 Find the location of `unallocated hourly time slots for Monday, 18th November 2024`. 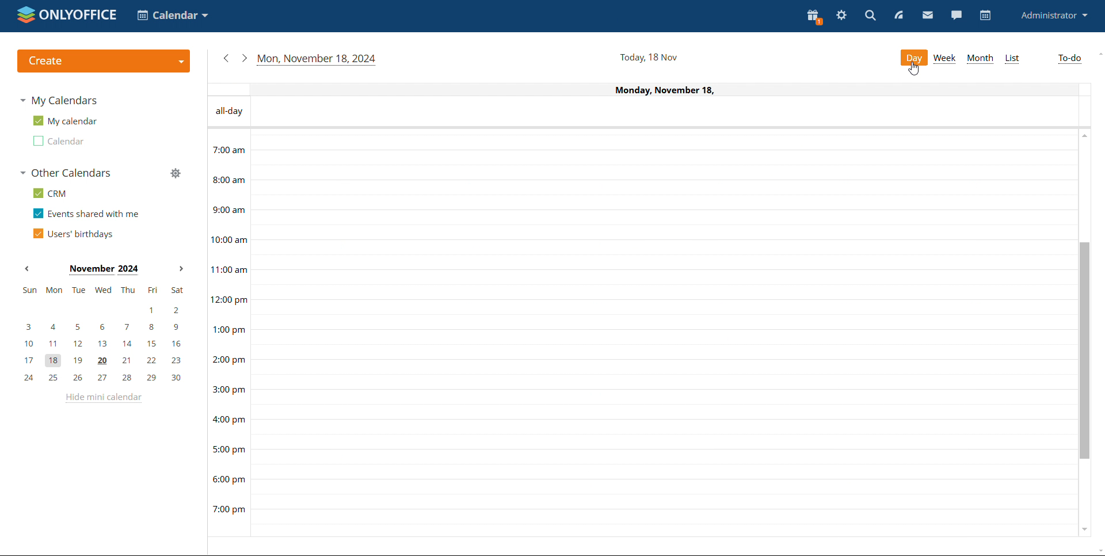

unallocated hourly time slots for Monday, 18th November 2024 is located at coordinates (665, 315).